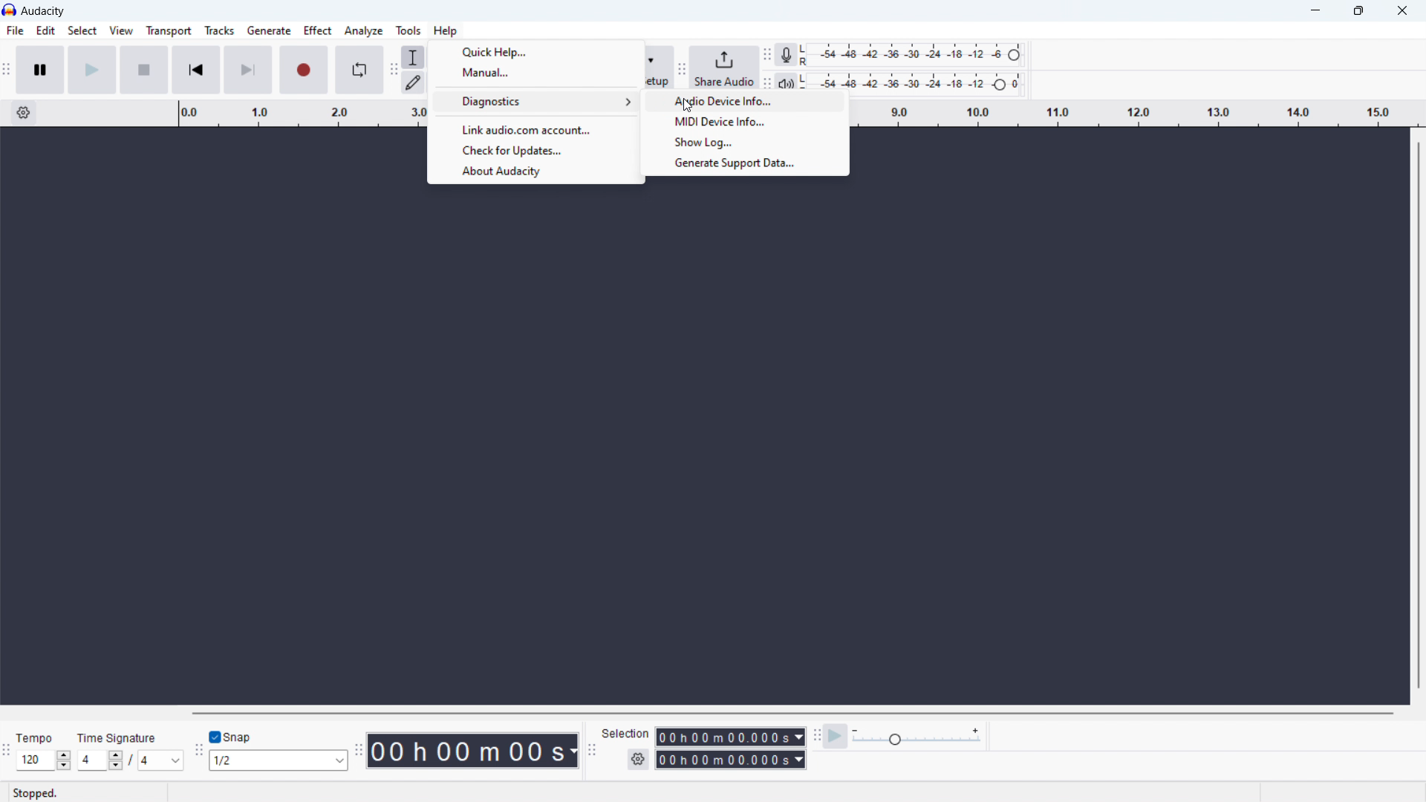  What do you see at coordinates (535, 172) in the screenshot?
I see `about audacity` at bounding box center [535, 172].